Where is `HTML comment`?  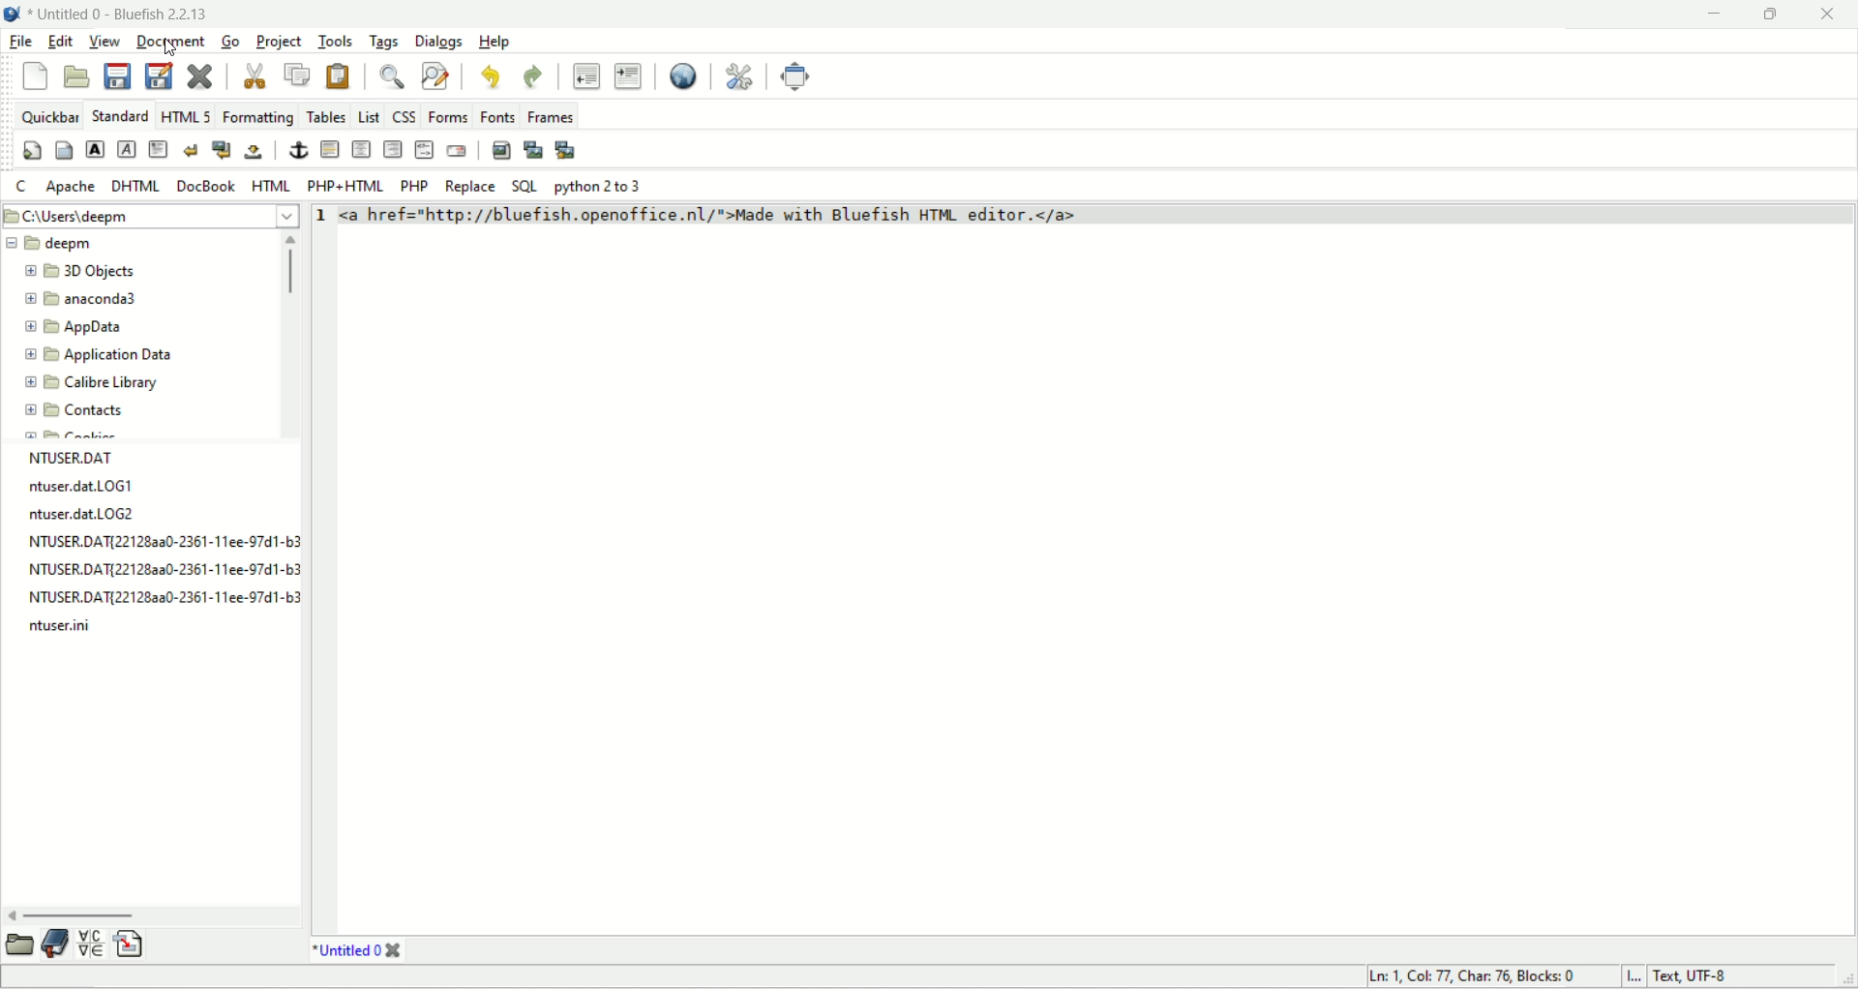 HTML comment is located at coordinates (423, 149).